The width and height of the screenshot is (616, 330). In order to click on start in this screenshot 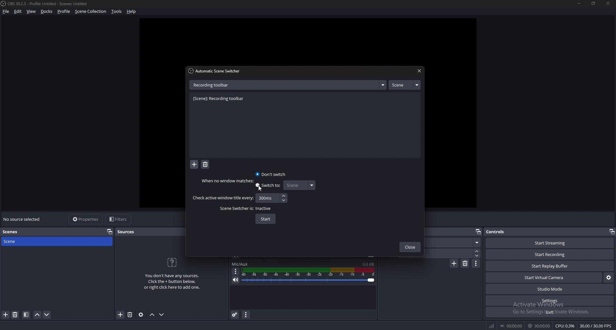, I will do `click(266, 219)`.